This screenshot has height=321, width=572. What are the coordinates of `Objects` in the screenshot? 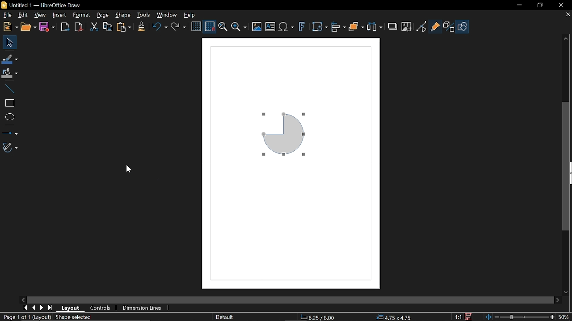 It's located at (356, 27).